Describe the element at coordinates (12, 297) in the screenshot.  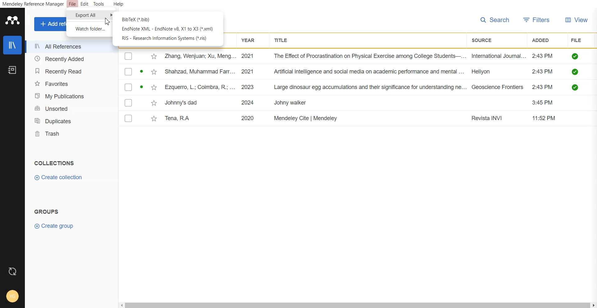
I see `Account` at that location.